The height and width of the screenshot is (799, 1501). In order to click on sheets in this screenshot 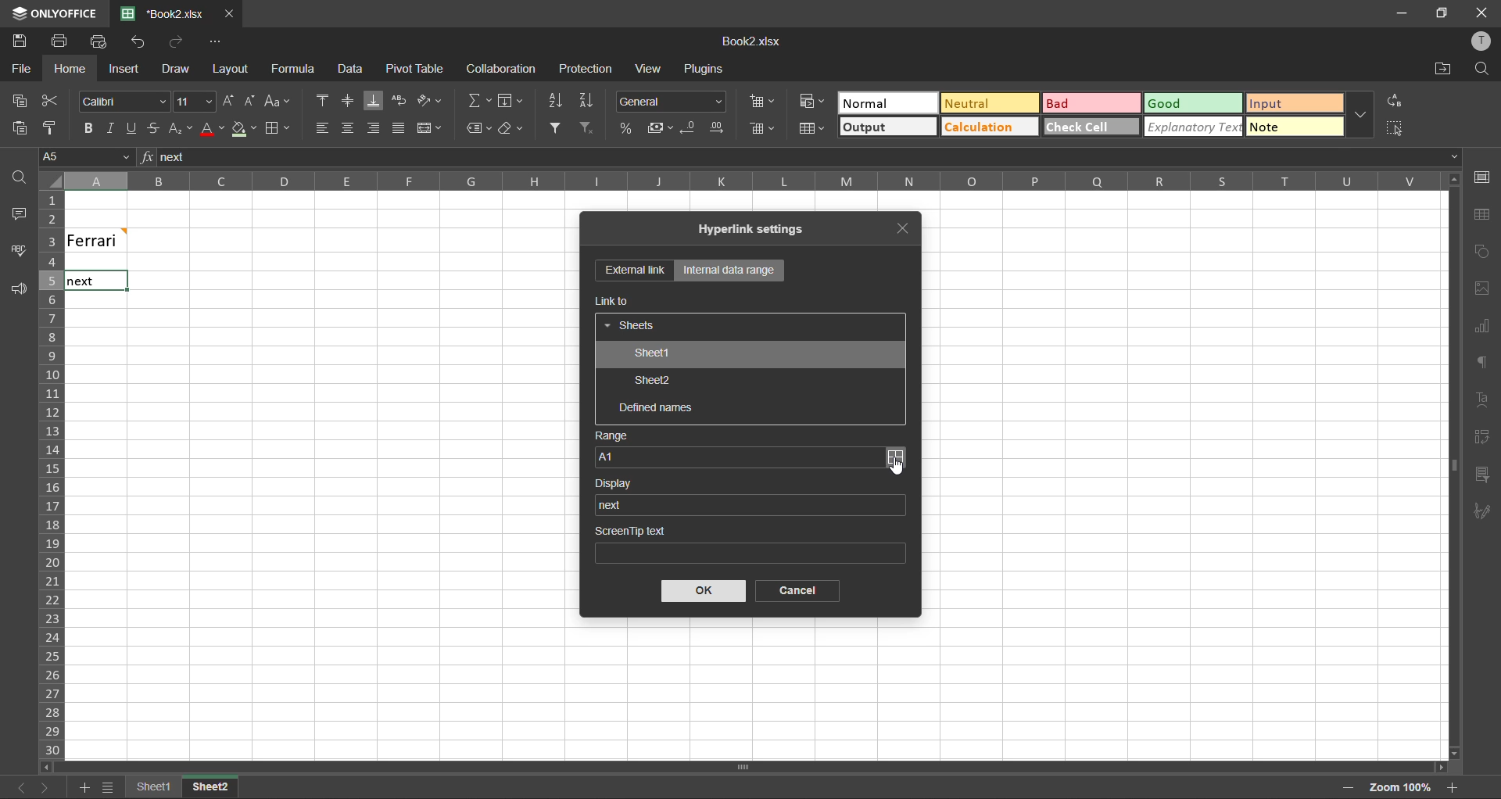, I will do `click(632, 327)`.